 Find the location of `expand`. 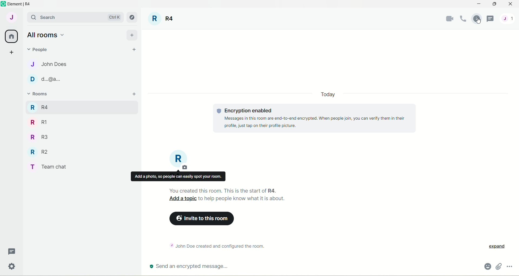

expand is located at coordinates (499, 247).